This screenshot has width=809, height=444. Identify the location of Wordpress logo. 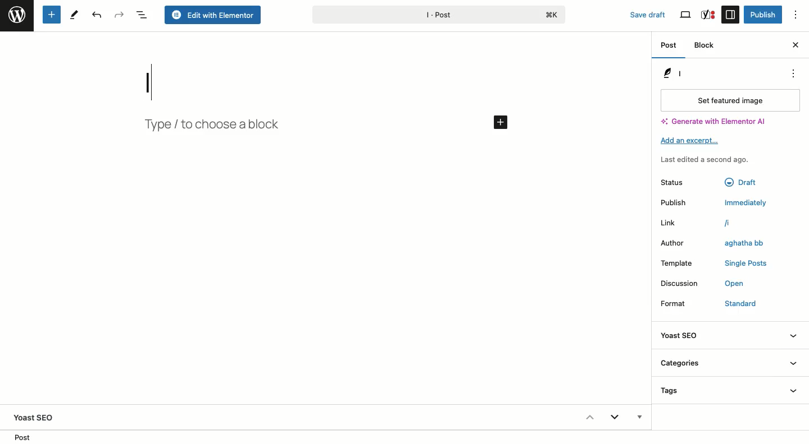
(17, 15).